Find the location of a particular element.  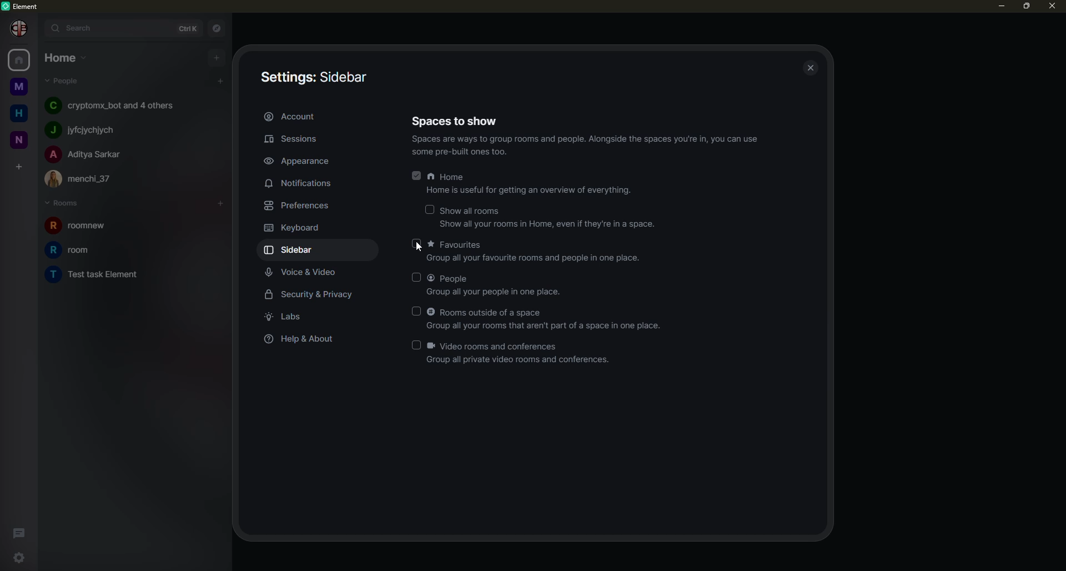

favorites is located at coordinates (537, 251).